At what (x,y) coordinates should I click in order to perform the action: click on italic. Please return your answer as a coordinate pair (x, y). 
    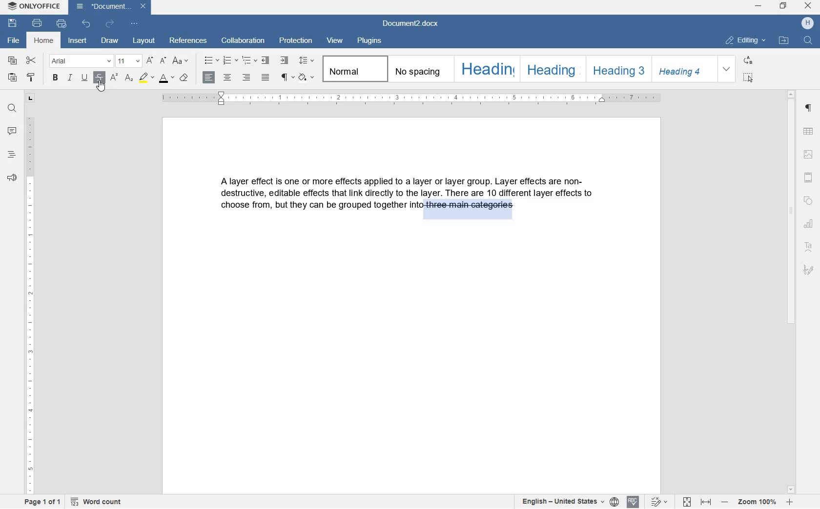
    Looking at the image, I should click on (71, 79).